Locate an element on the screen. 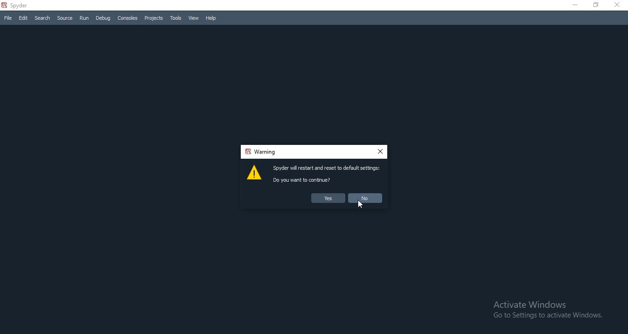 This screenshot has height=334, width=628. Help is located at coordinates (212, 19).